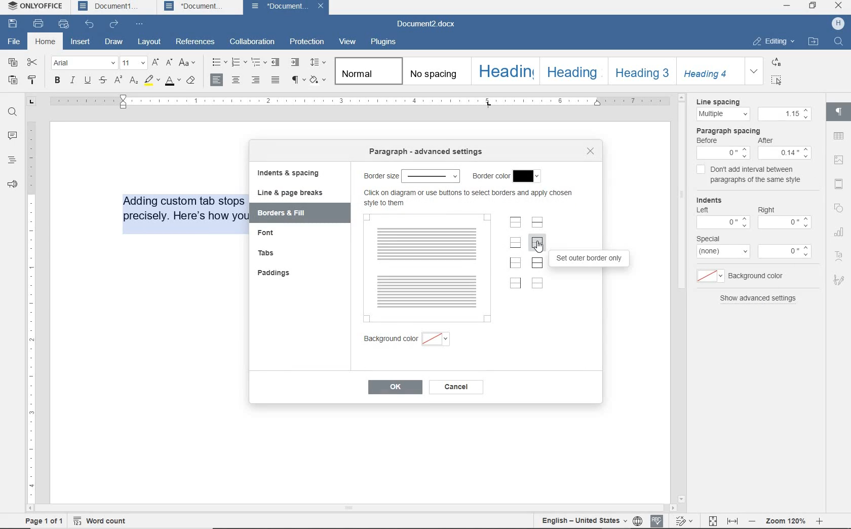 This screenshot has height=529, width=851. Describe the element at coordinates (772, 42) in the screenshot. I see `editing` at that location.